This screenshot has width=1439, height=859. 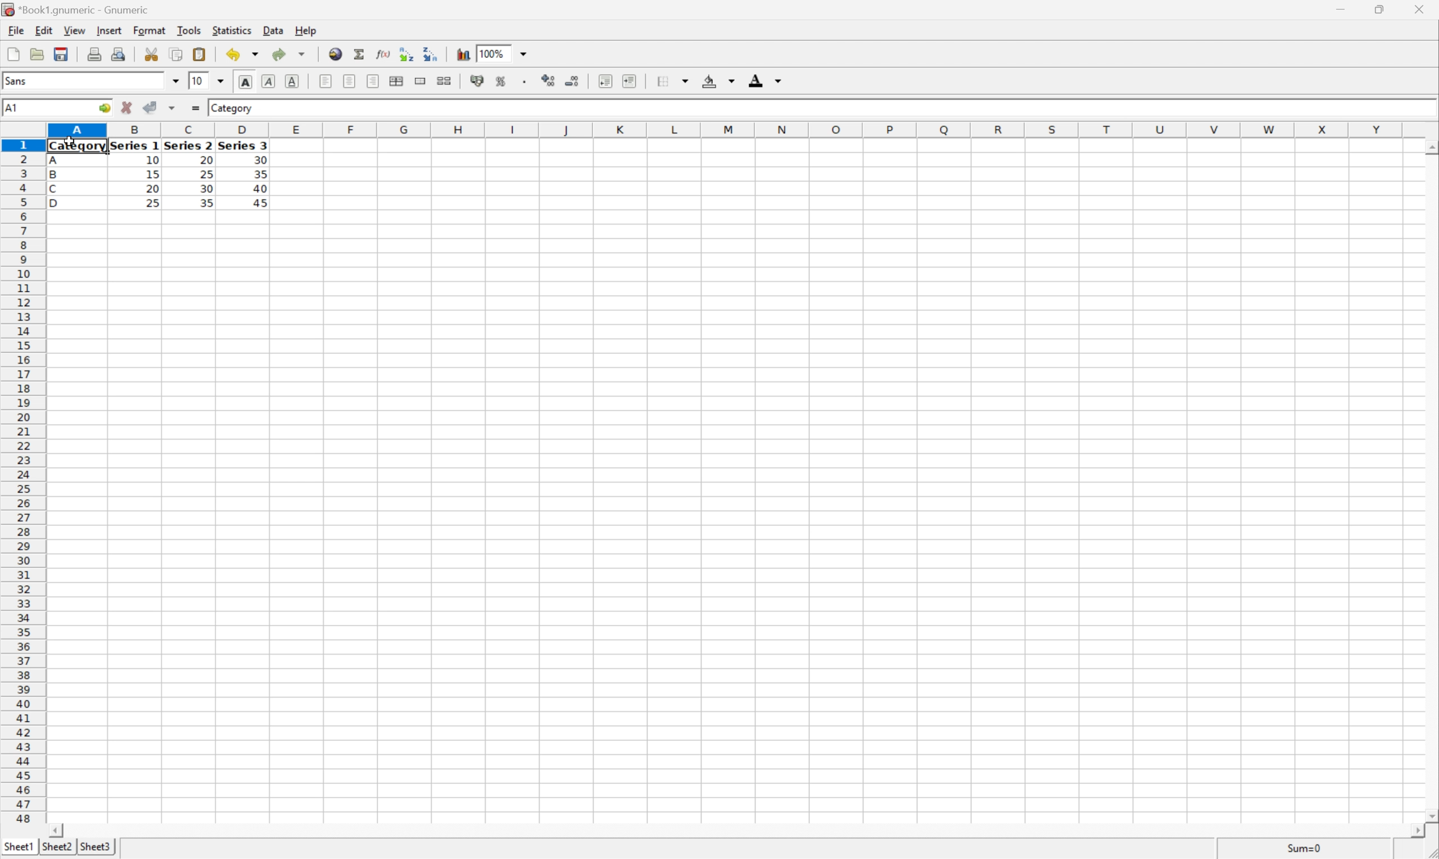 I want to click on Enter formula, so click(x=197, y=107).